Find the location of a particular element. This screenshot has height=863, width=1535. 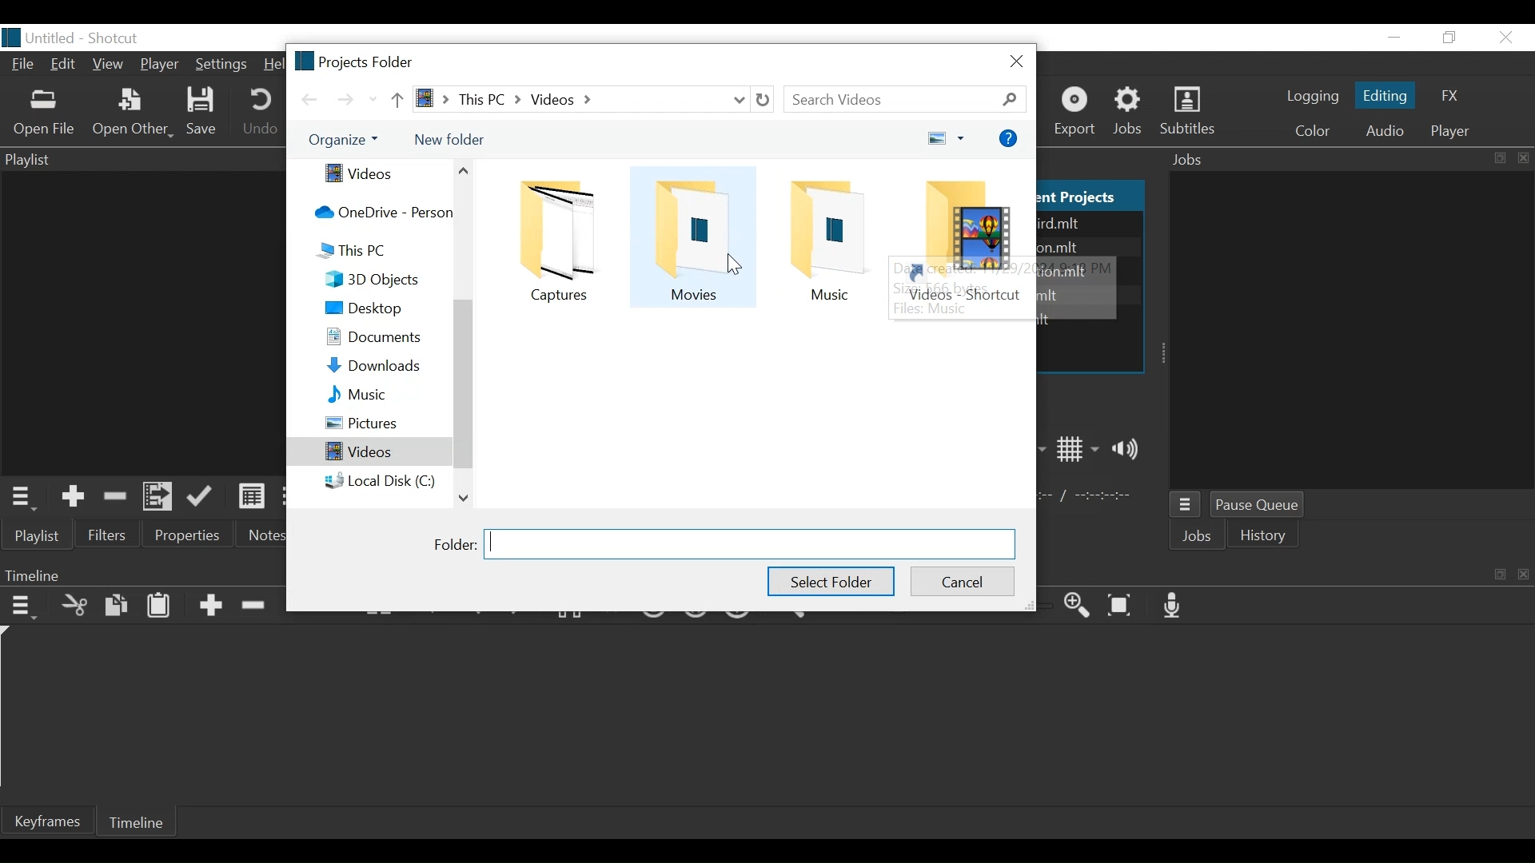

Folder is located at coordinates (822, 239).